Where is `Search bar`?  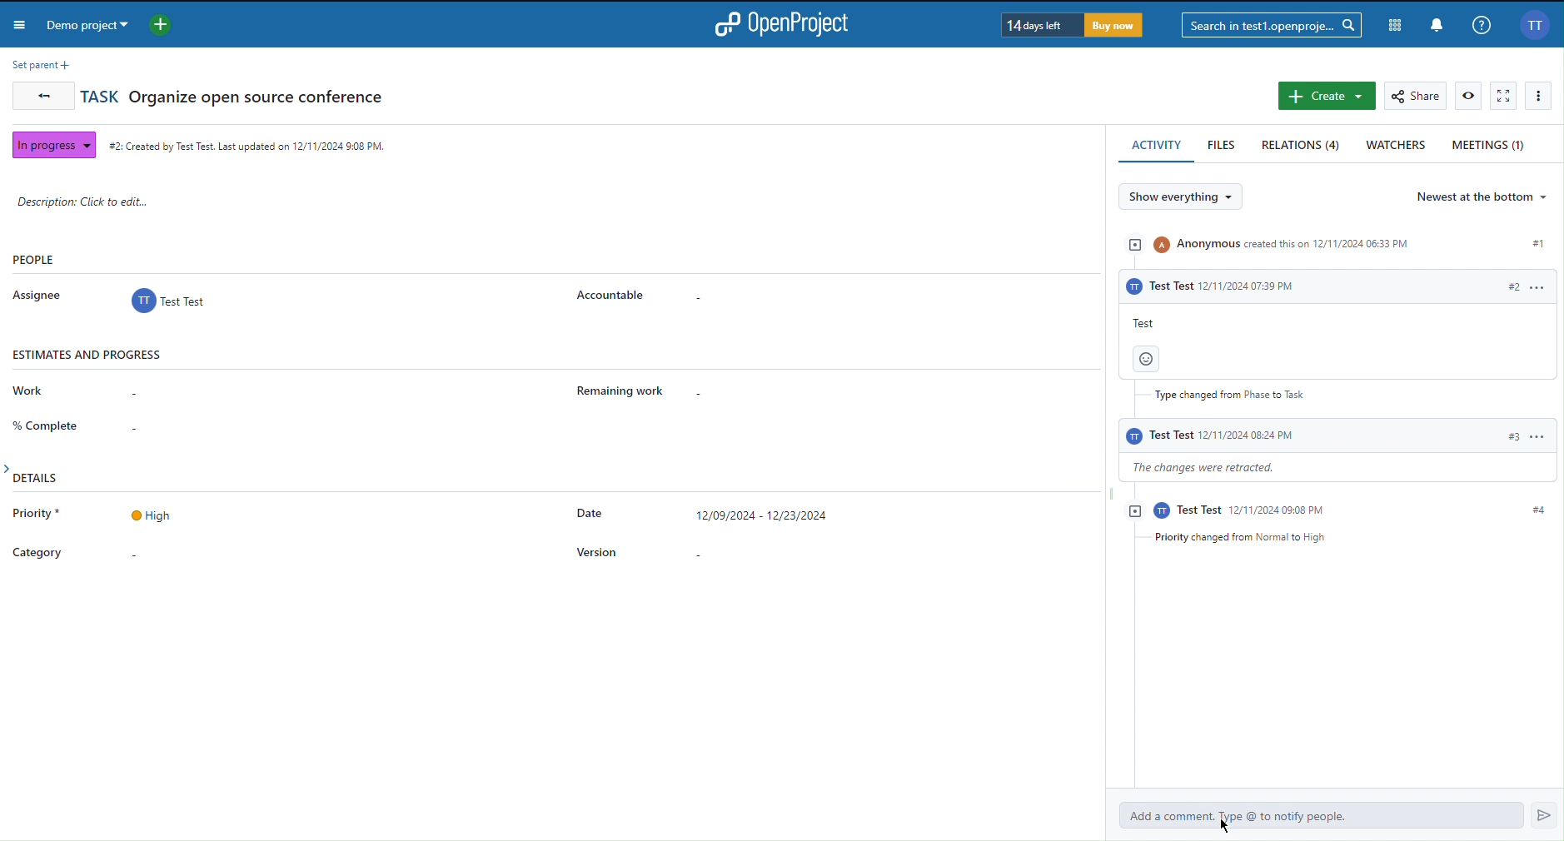
Search bar is located at coordinates (1270, 24).